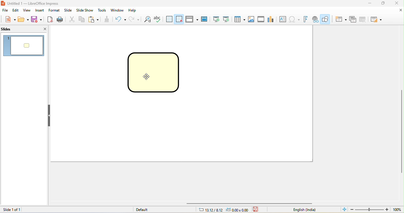  What do you see at coordinates (227, 19) in the screenshot?
I see `start from current slide` at bounding box center [227, 19].